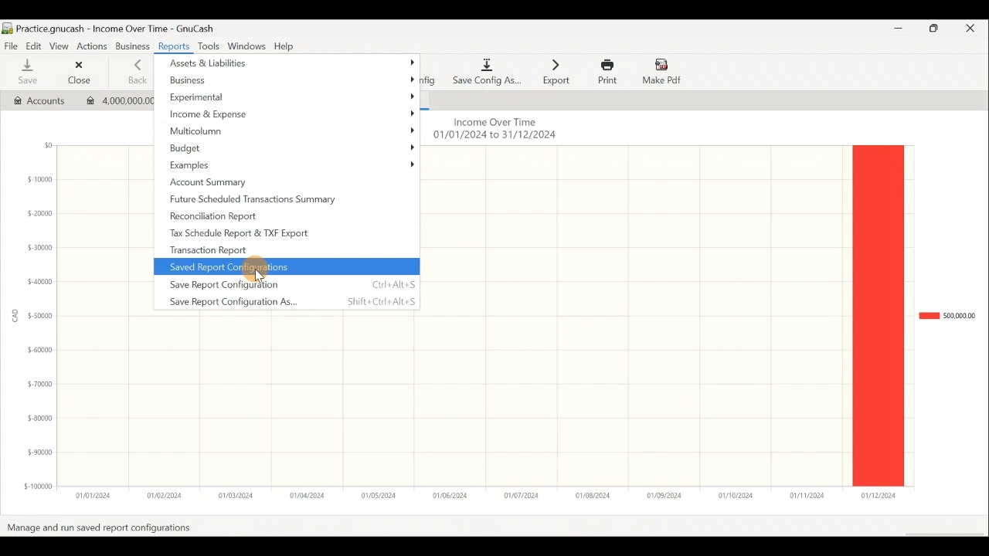 The image size is (989, 556). What do you see at coordinates (291, 81) in the screenshot?
I see `Business` at bounding box center [291, 81].